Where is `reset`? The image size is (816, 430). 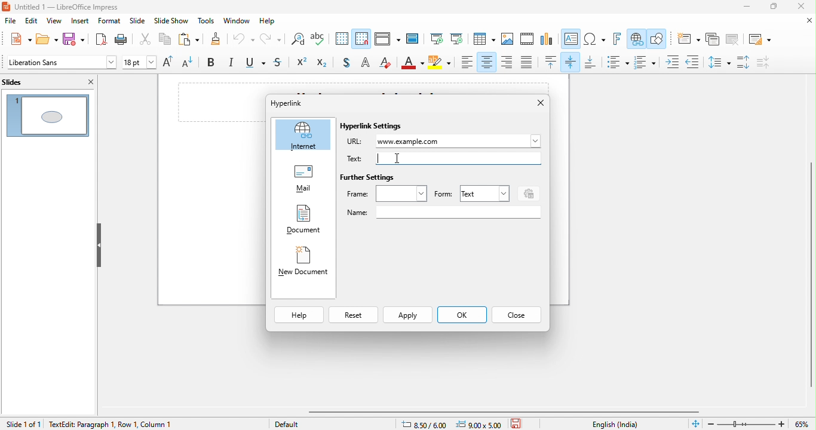 reset is located at coordinates (352, 316).